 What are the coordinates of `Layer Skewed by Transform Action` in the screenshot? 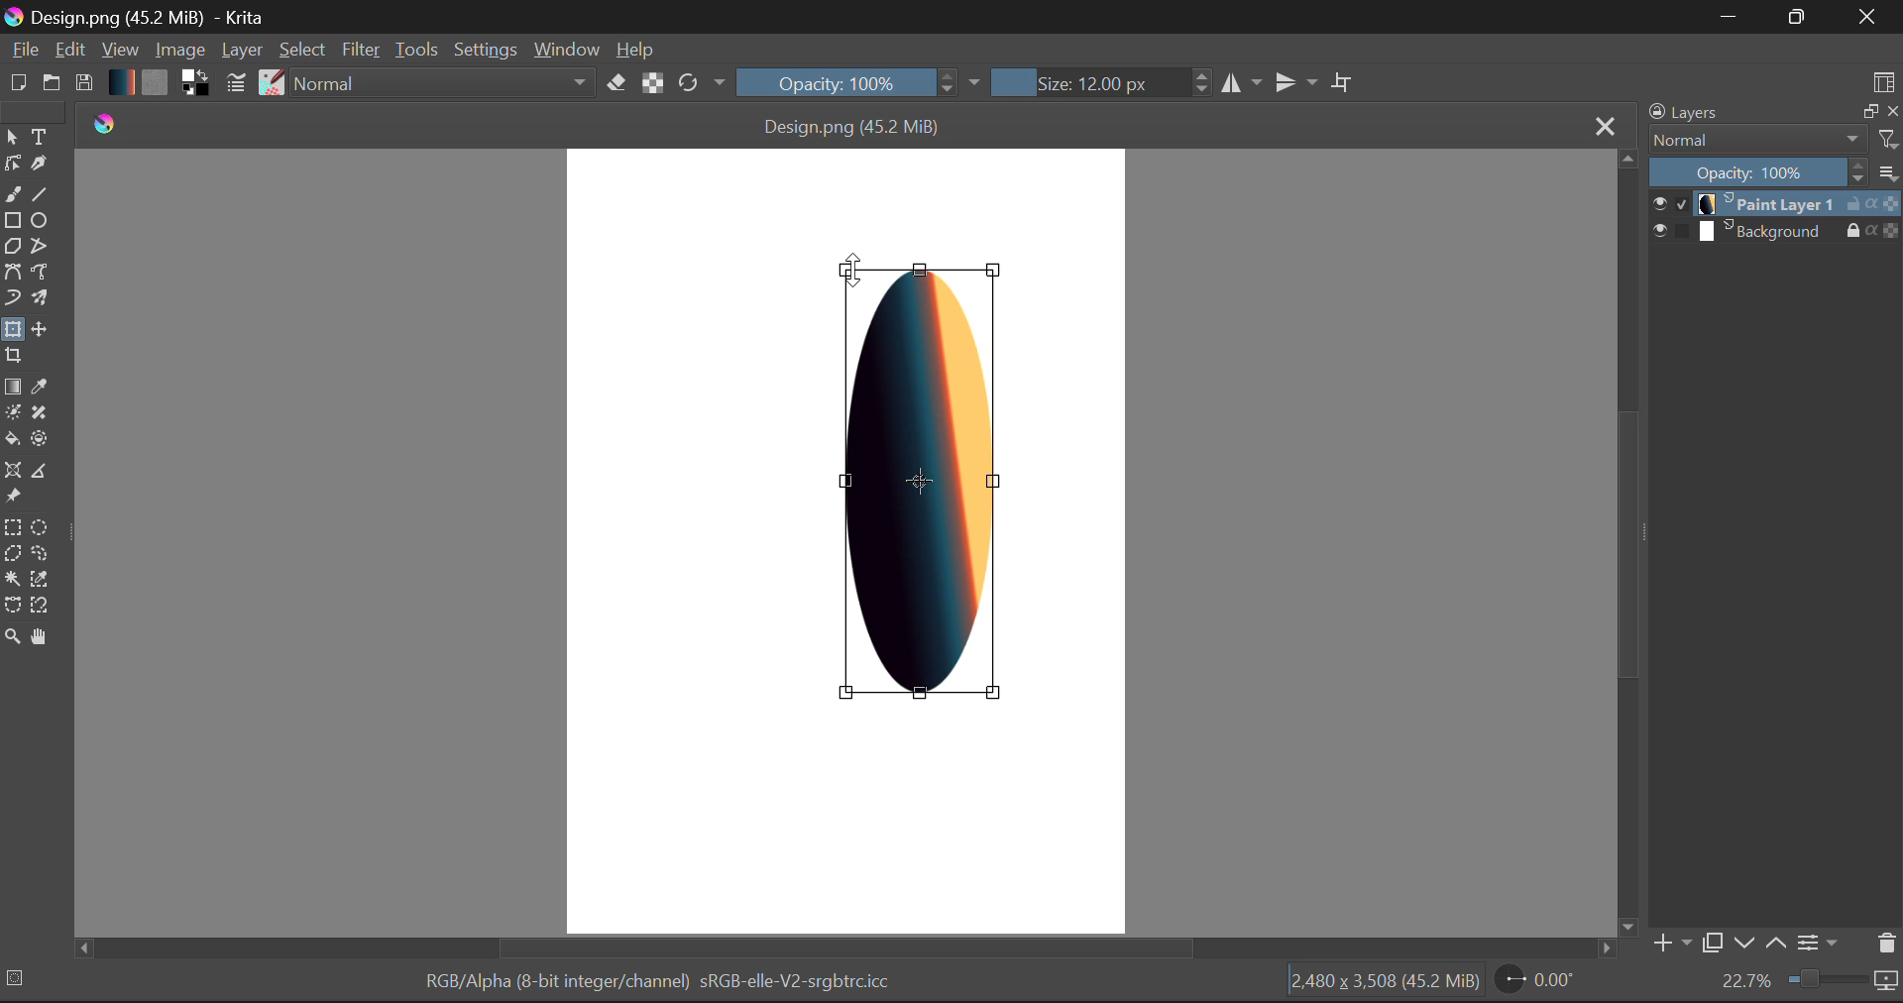 It's located at (924, 482).